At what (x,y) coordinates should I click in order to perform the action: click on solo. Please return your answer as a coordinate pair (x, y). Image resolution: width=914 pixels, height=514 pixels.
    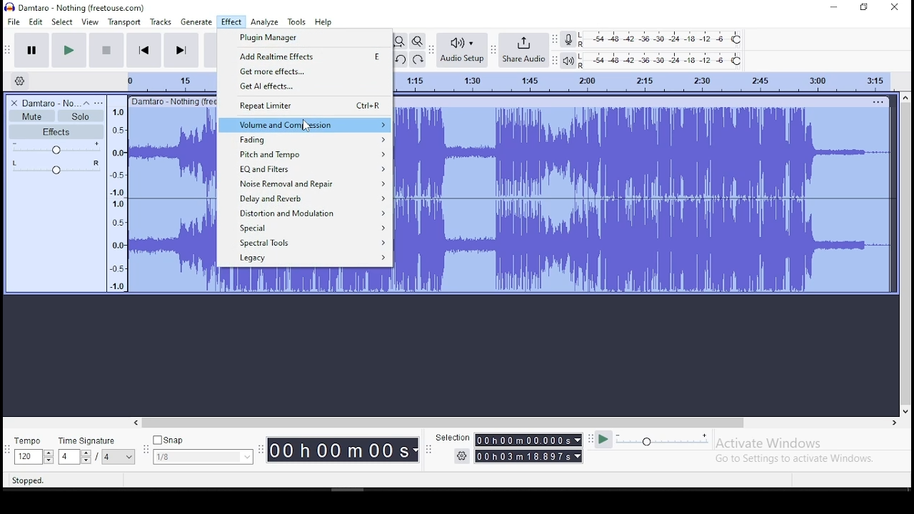
    Looking at the image, I should click on (81, 116).